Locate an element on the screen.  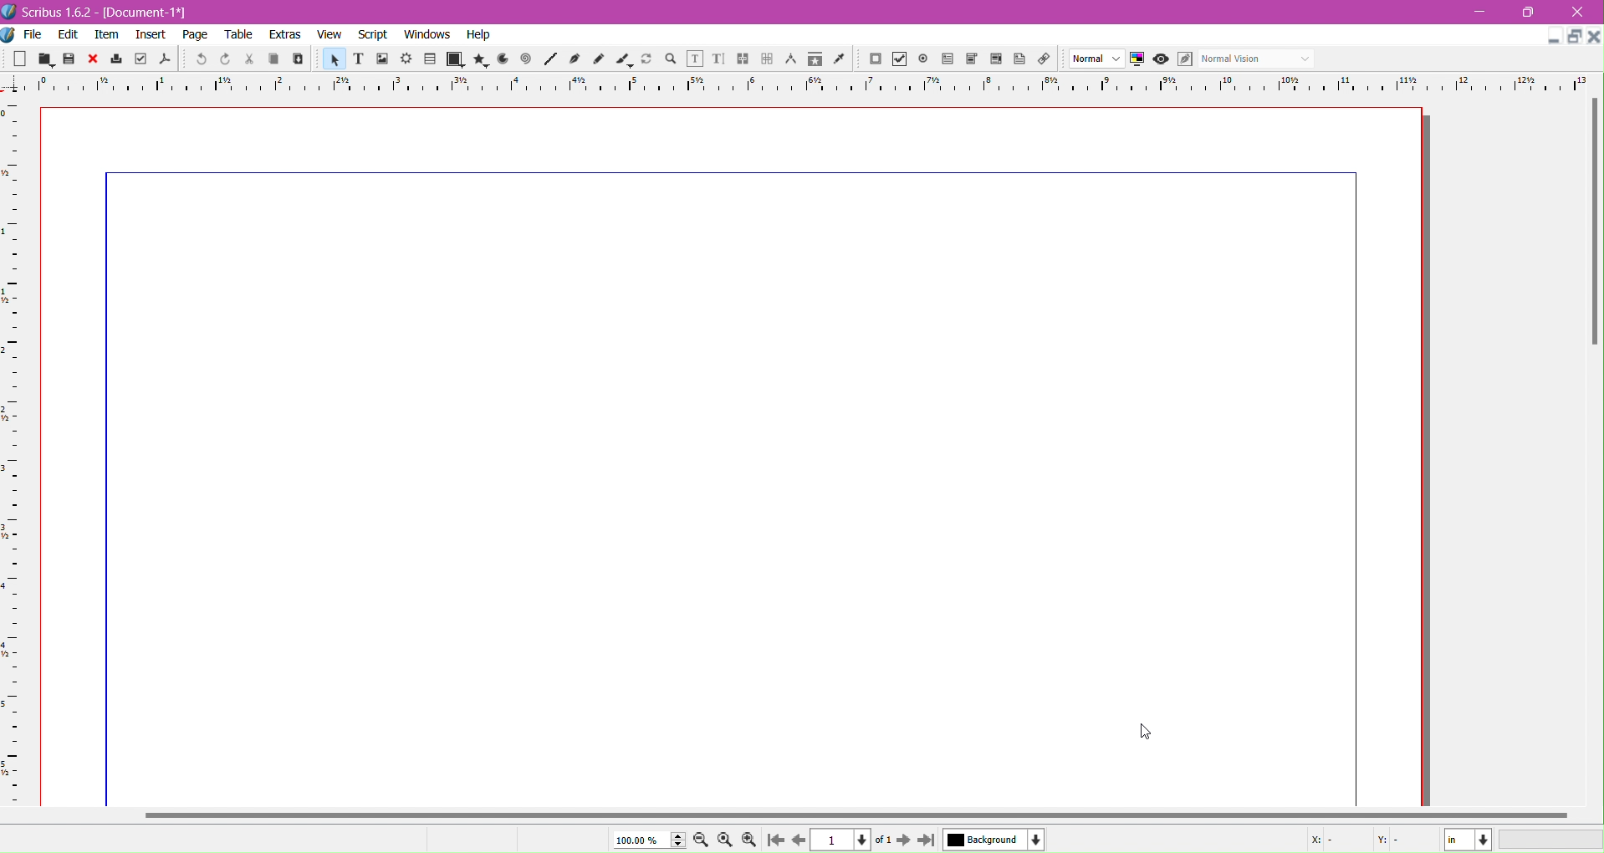
visual appearance of the display is located at coordinates (1255, 59).